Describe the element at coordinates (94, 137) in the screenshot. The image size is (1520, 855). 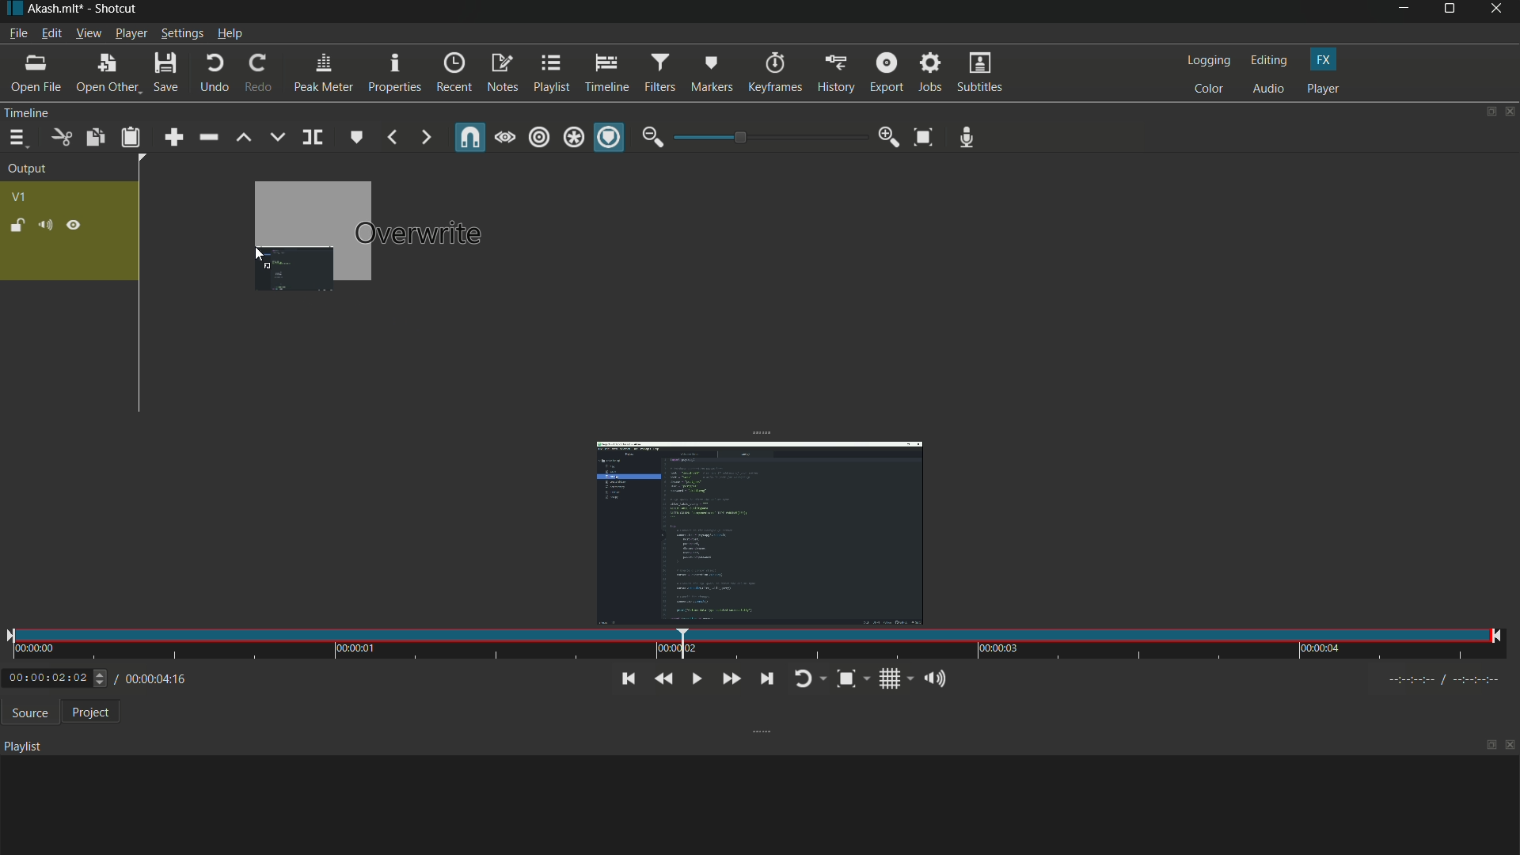
I see `copy` at that location.